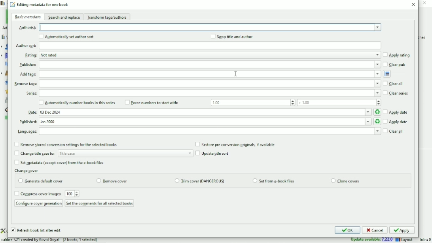 The height and width of the screenshot is (243, 432). What do you see at coordinates (402, 230) in the screenshot?
I see `Apply` at bounding box center [402, 230].